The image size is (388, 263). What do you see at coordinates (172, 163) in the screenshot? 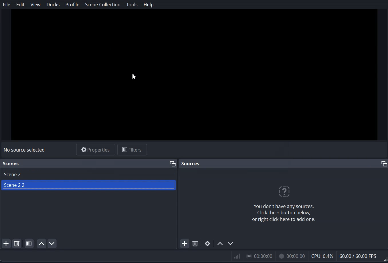
I see `Maximize` at bounding box center [172, 163].